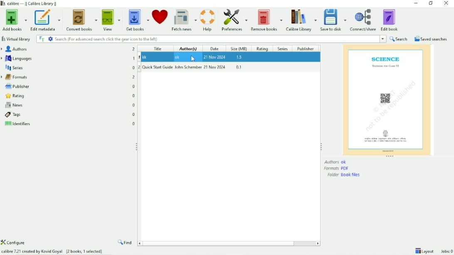  I want to click on Fetch news, so click(184, 21).